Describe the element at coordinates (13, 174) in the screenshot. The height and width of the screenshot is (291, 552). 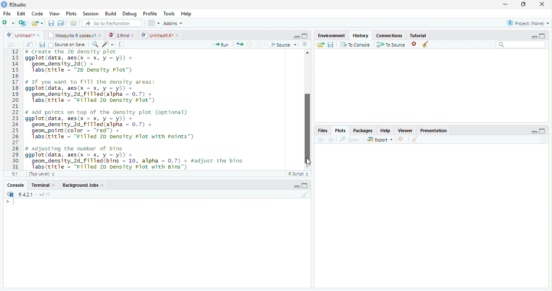
I see `5:1` at that location.